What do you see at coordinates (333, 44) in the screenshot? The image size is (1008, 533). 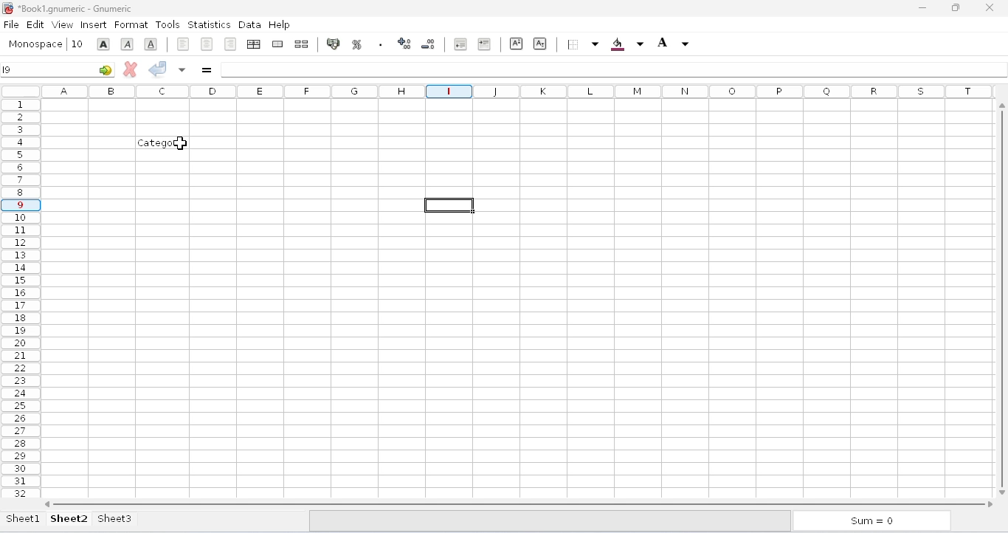 I see `format the selection as accounting` at bounding box center [333, 44].